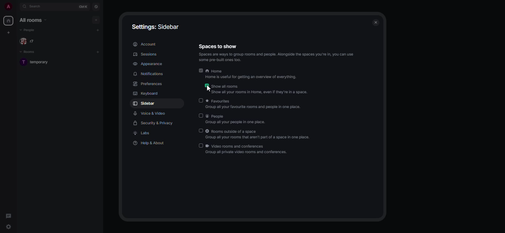 The width and height of the screenshot is (505, 233). What do you see at coordinates (8, 7) in the screenshot?
I see `profile` at bounding box center [8, 7].